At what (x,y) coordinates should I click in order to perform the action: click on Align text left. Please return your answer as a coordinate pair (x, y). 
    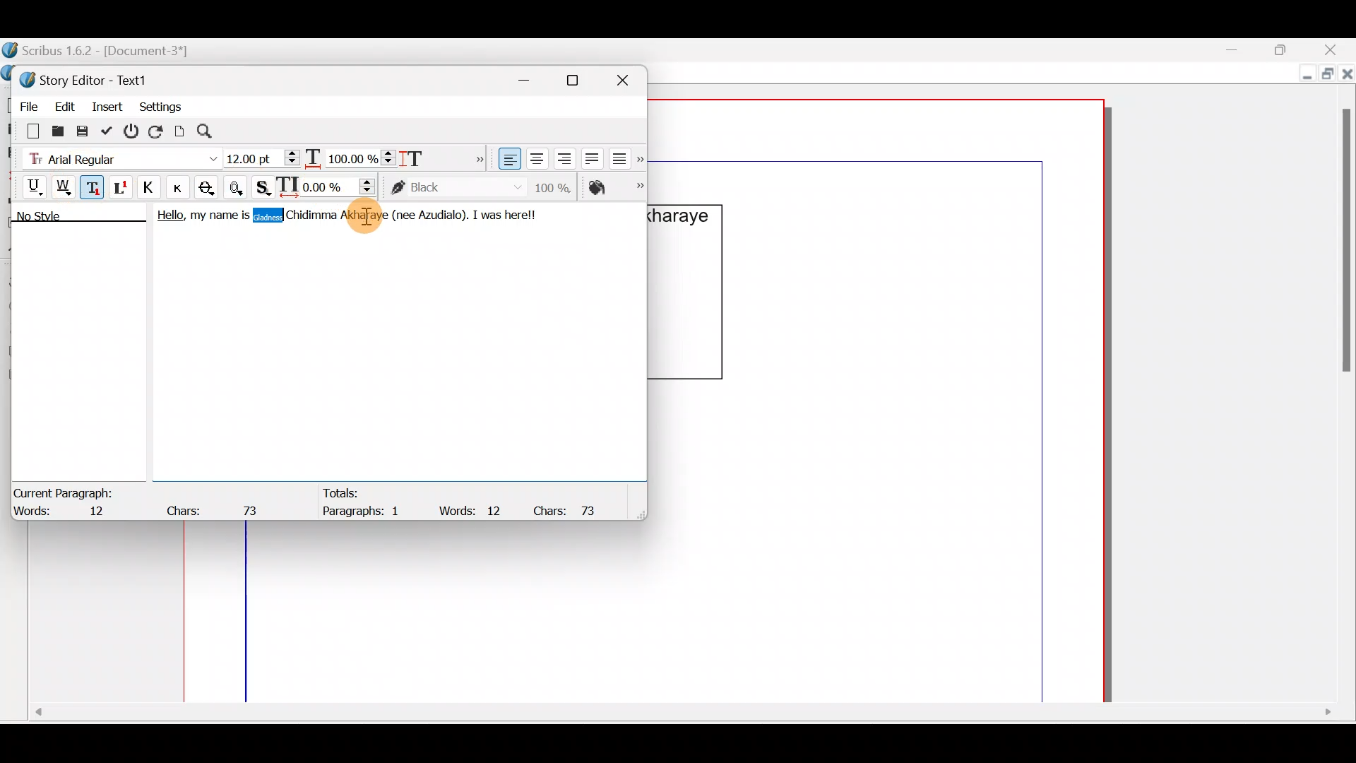
    Looking at the image, I should click on (508, 159).